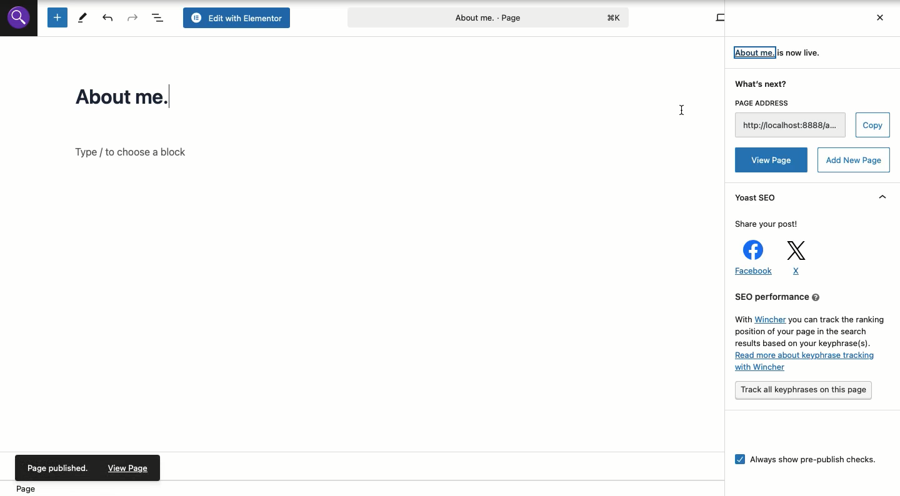  Describe the element at coordinates (789, 124) in the screenshot. I see `http:/flocalhost:8888/a...` at that location.